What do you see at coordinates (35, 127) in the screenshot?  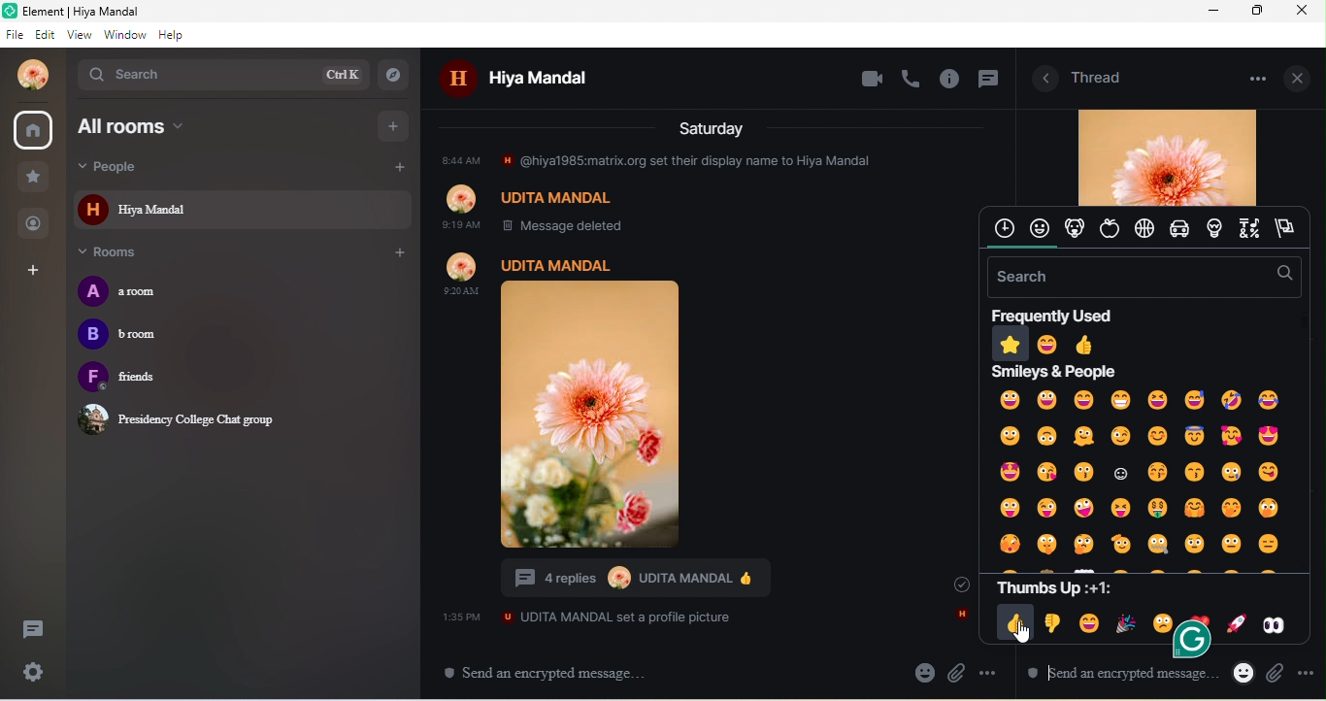 I see `all rooms` at bounding box center [35, 127].